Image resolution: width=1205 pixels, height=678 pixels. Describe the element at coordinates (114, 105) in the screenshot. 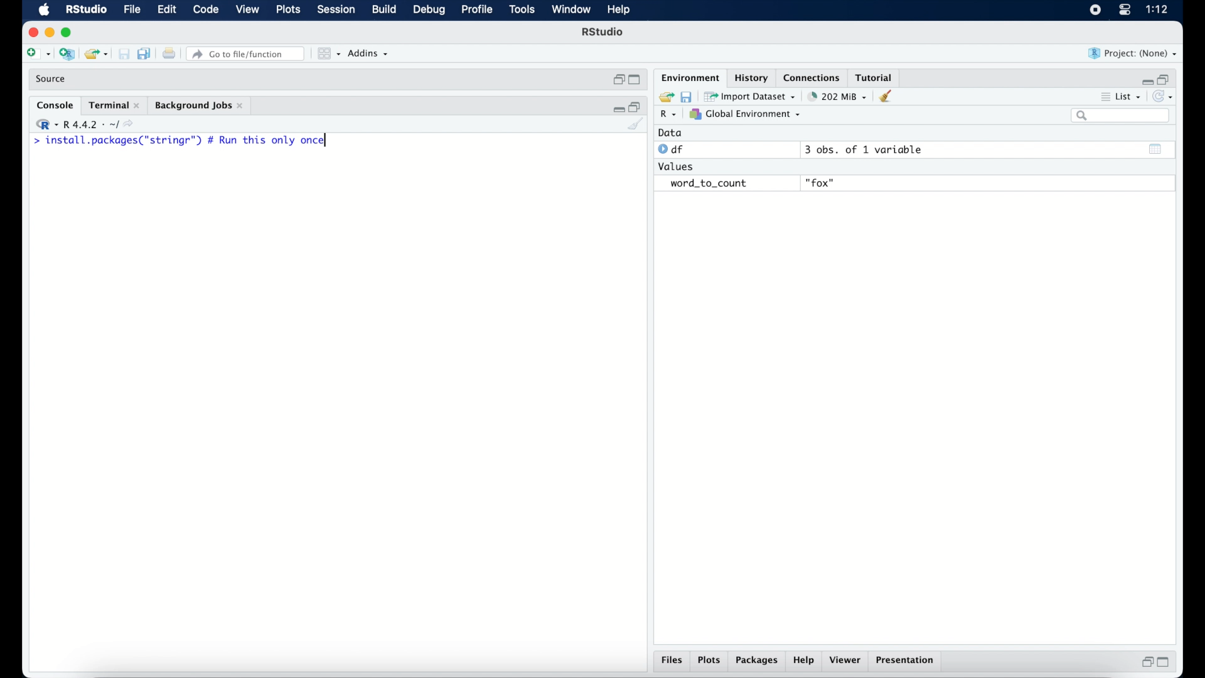

I see `terminal` at that location.